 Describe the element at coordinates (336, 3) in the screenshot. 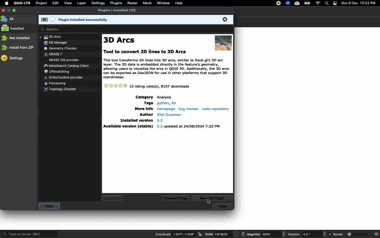

I see `Notification` at that location.